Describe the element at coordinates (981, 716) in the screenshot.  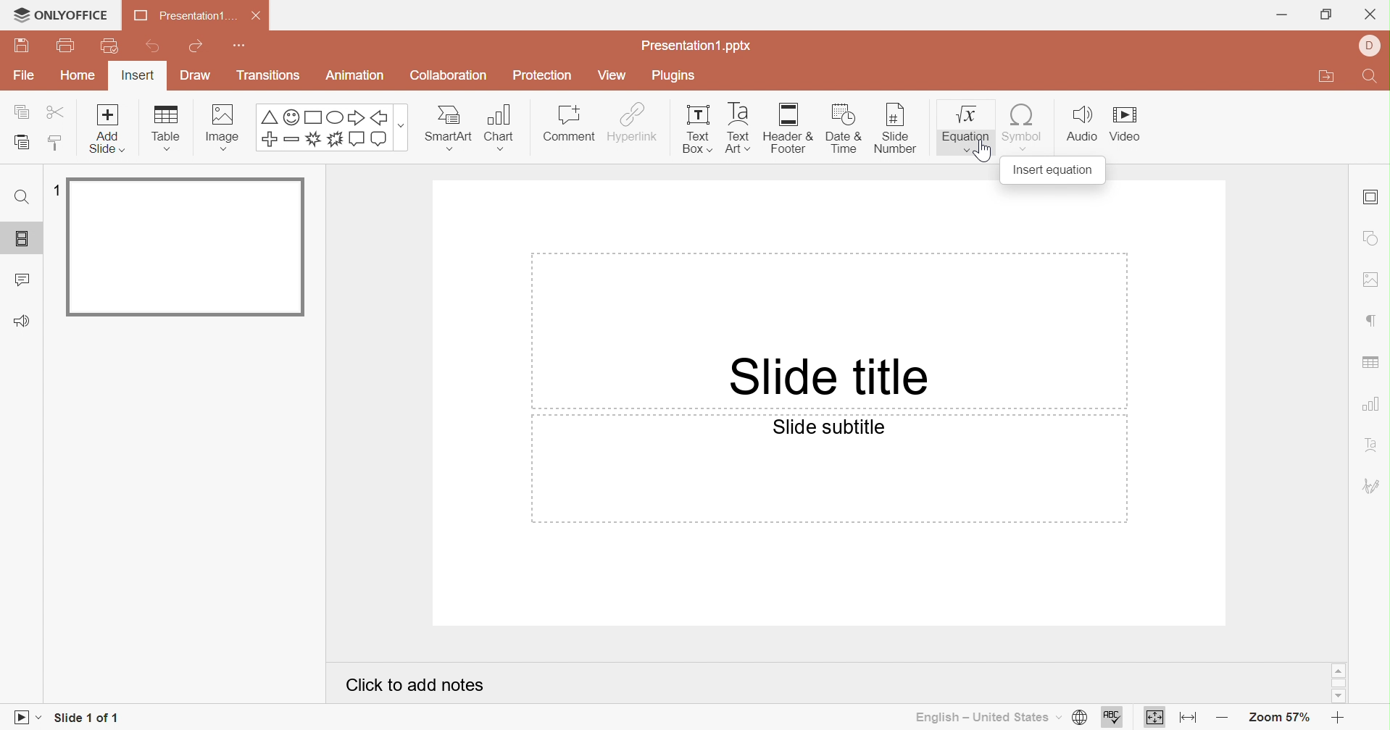
I see `English - United States` at that location.